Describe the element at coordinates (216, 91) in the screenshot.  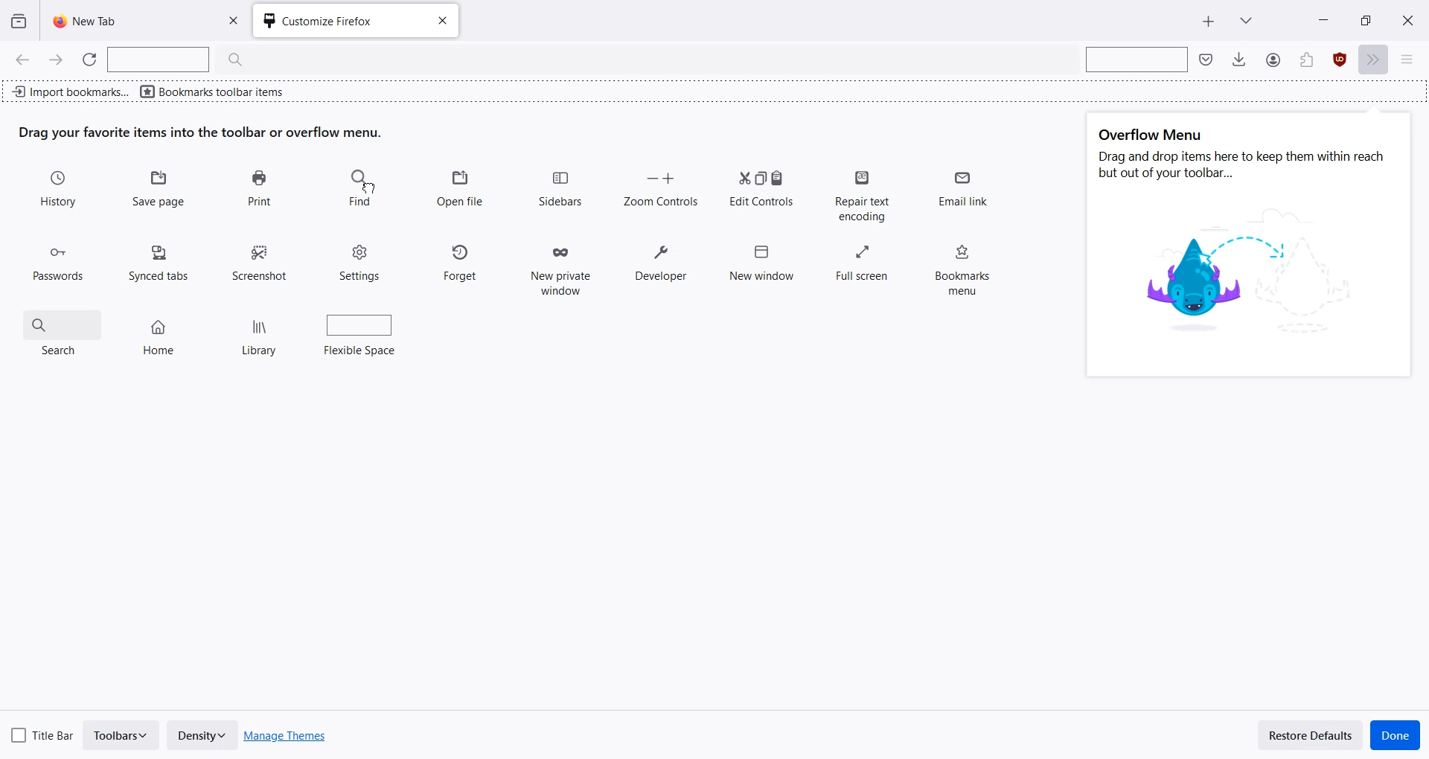
I see `Bookmarks toolbar items` at that location.